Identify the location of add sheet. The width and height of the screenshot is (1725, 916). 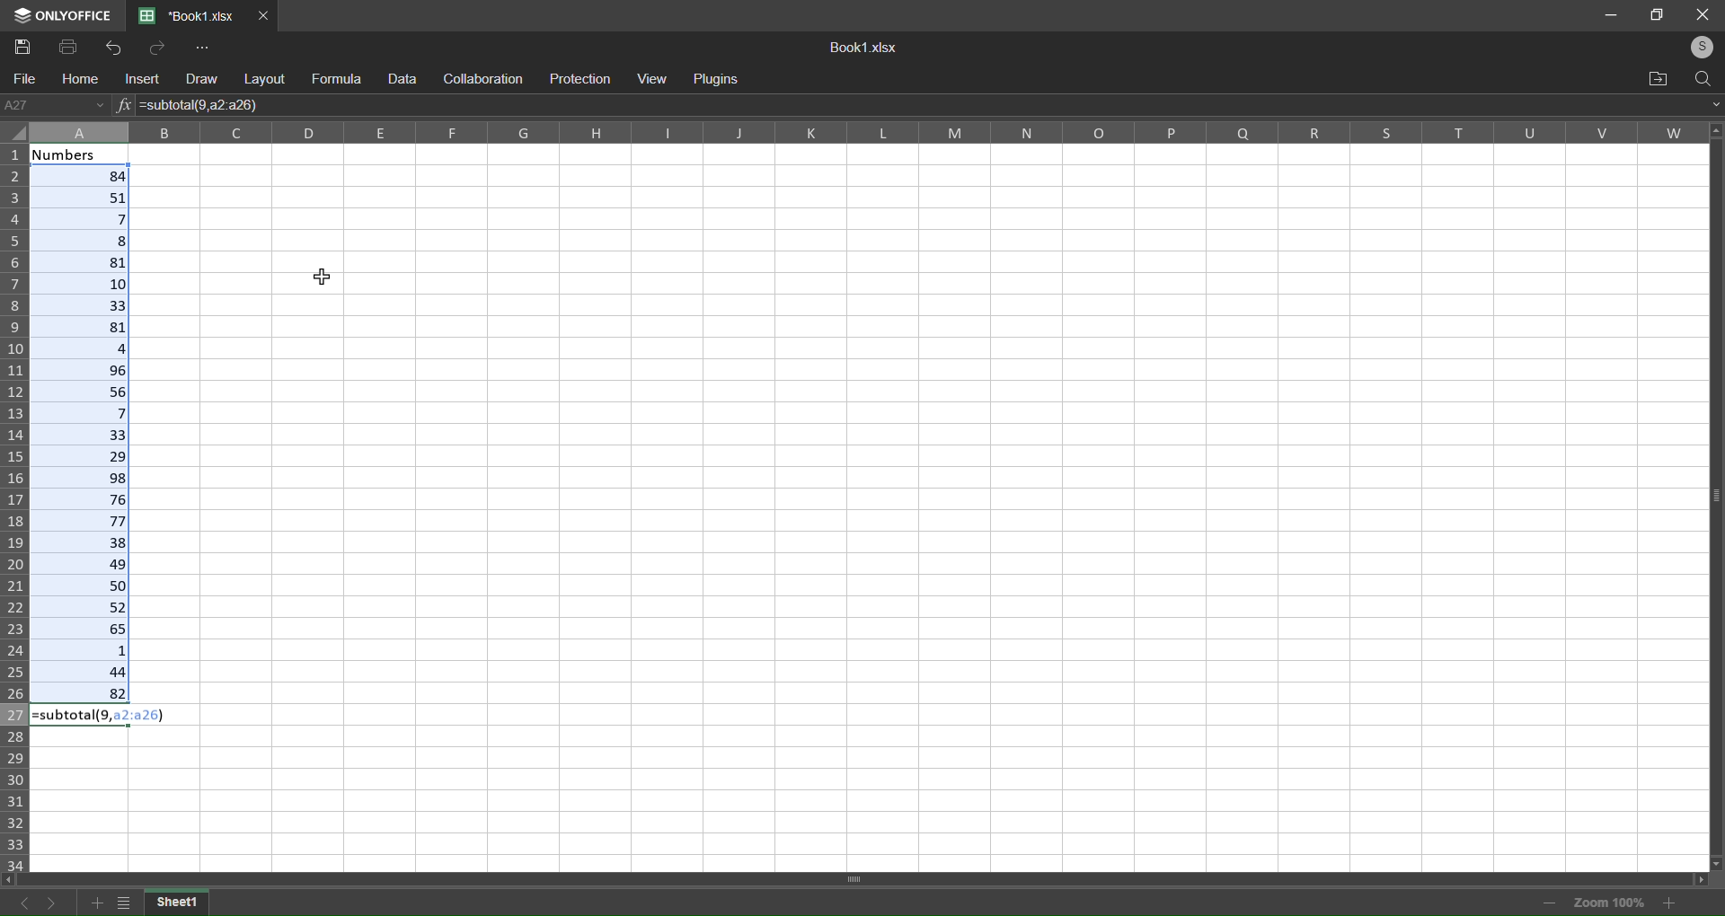
(97, 903).